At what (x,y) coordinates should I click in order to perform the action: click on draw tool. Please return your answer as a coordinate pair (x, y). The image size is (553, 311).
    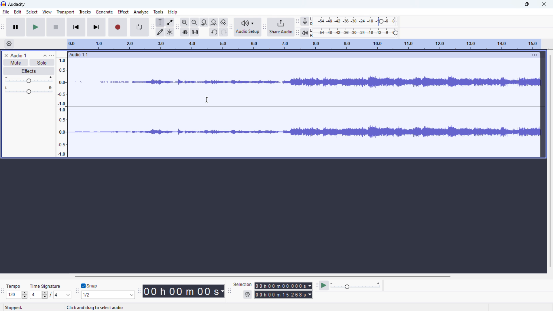
    Looking at the image, I should click on (160, 32).